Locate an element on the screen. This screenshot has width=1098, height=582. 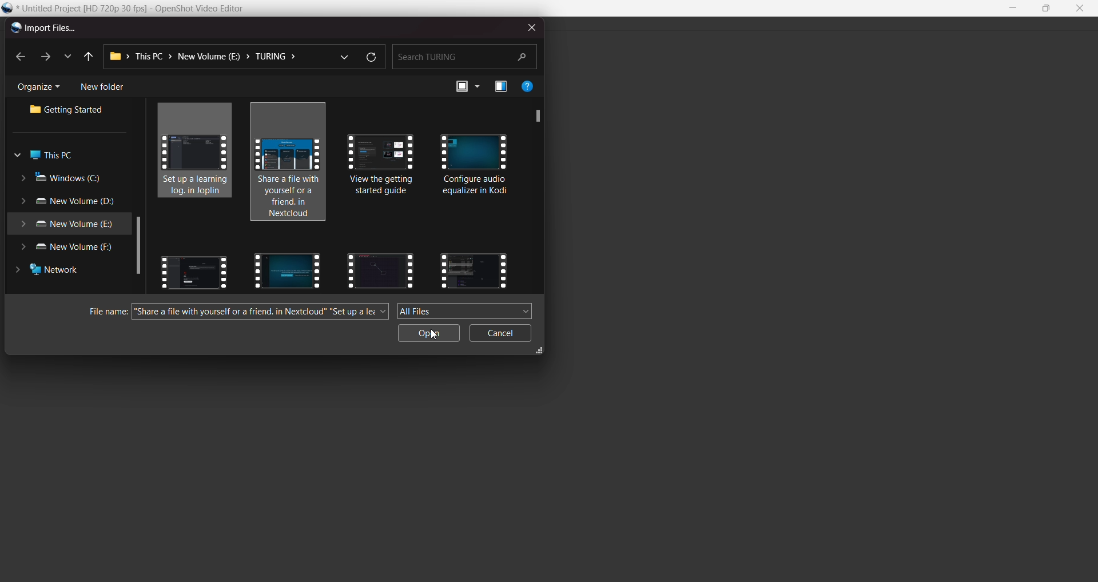
network is located at coordinates (52, 272).